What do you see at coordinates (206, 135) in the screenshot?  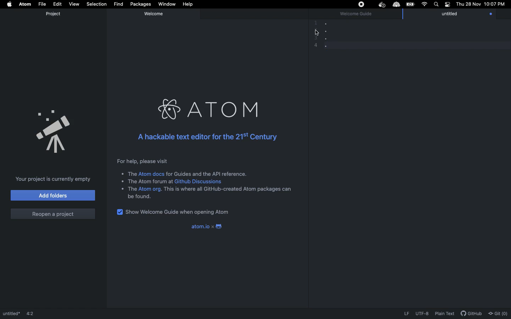 I see `Hackable text editor` at bounding box center [206, 135].